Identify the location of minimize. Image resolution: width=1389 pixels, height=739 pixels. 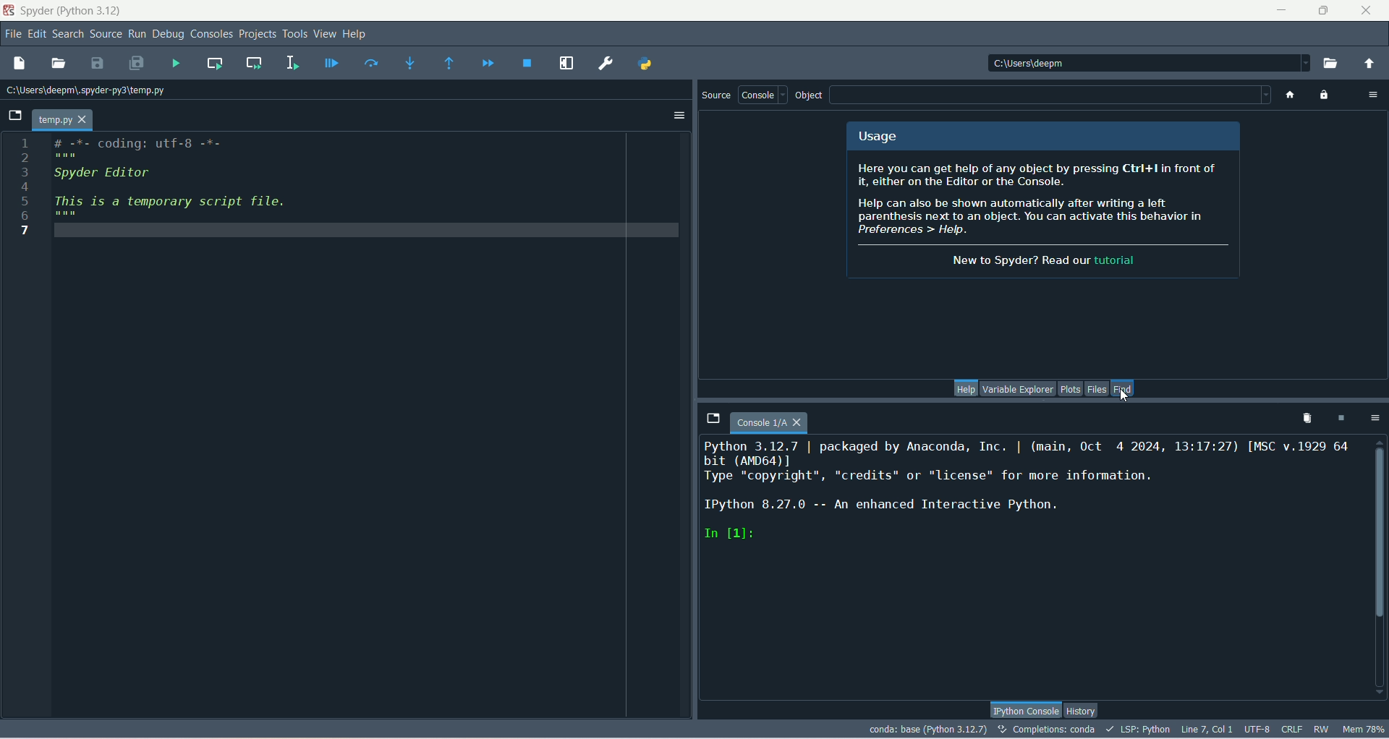
(1278, 9).